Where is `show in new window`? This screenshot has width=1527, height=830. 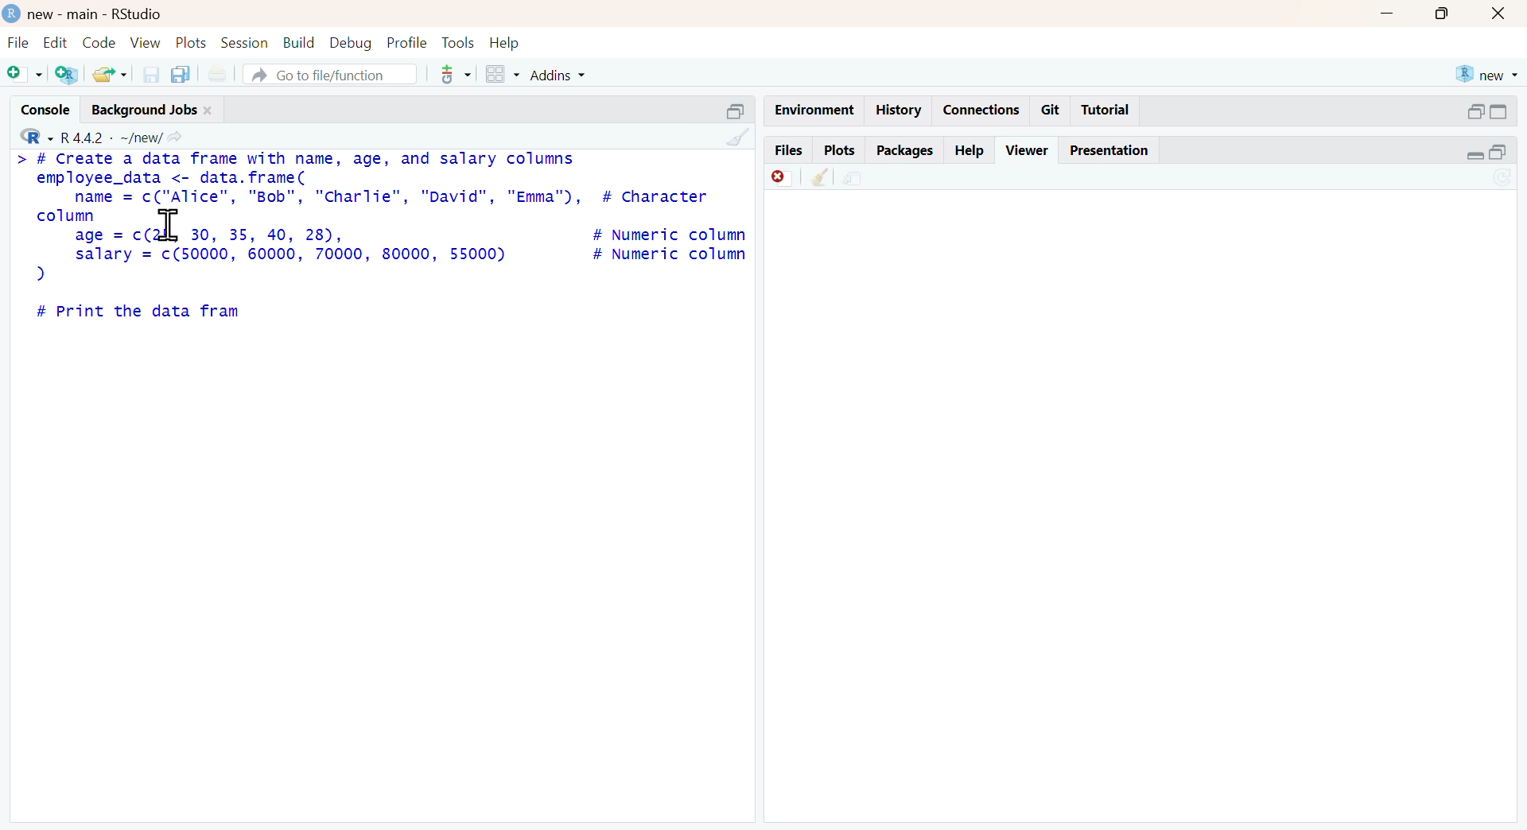 show in new window is located at coordinates (868, 179).